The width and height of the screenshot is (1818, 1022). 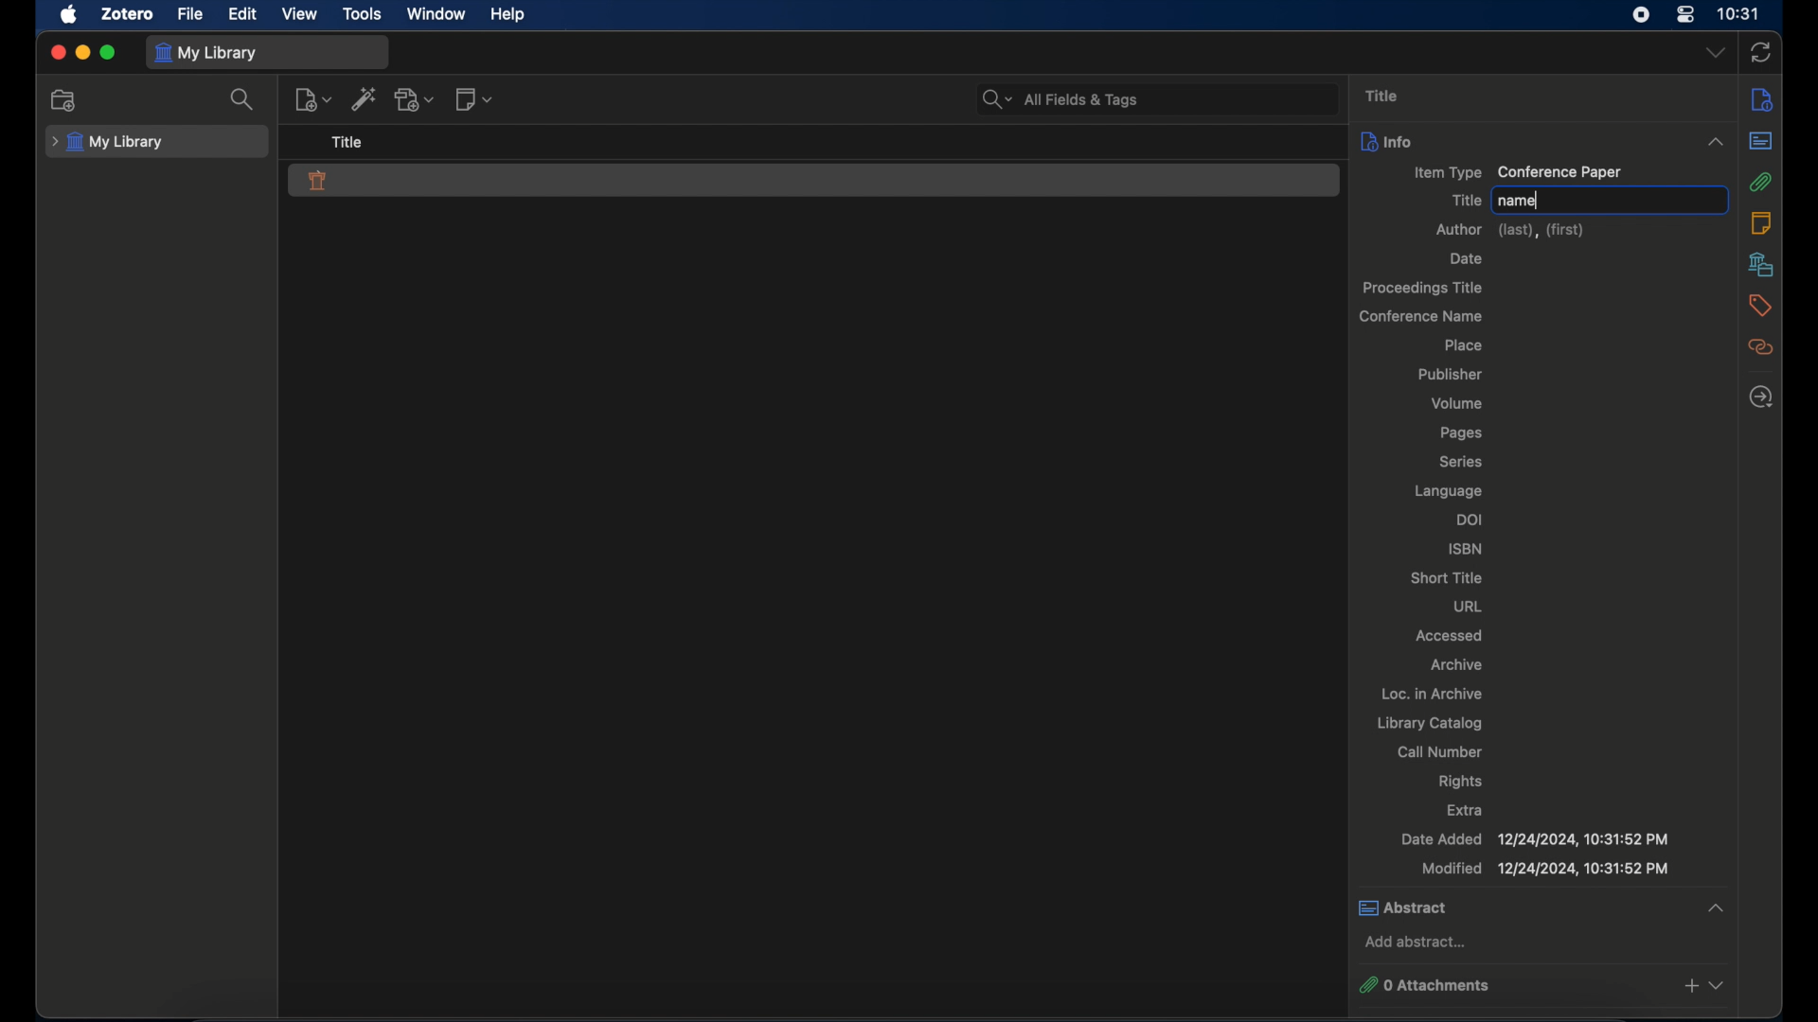 What do you see at coordinates (1759, 306) in the screenshot?
I see `tags` at bounding box center [1759, 306].